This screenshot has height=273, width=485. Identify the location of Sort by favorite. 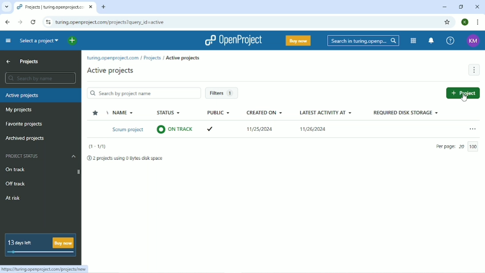
(96, 112).